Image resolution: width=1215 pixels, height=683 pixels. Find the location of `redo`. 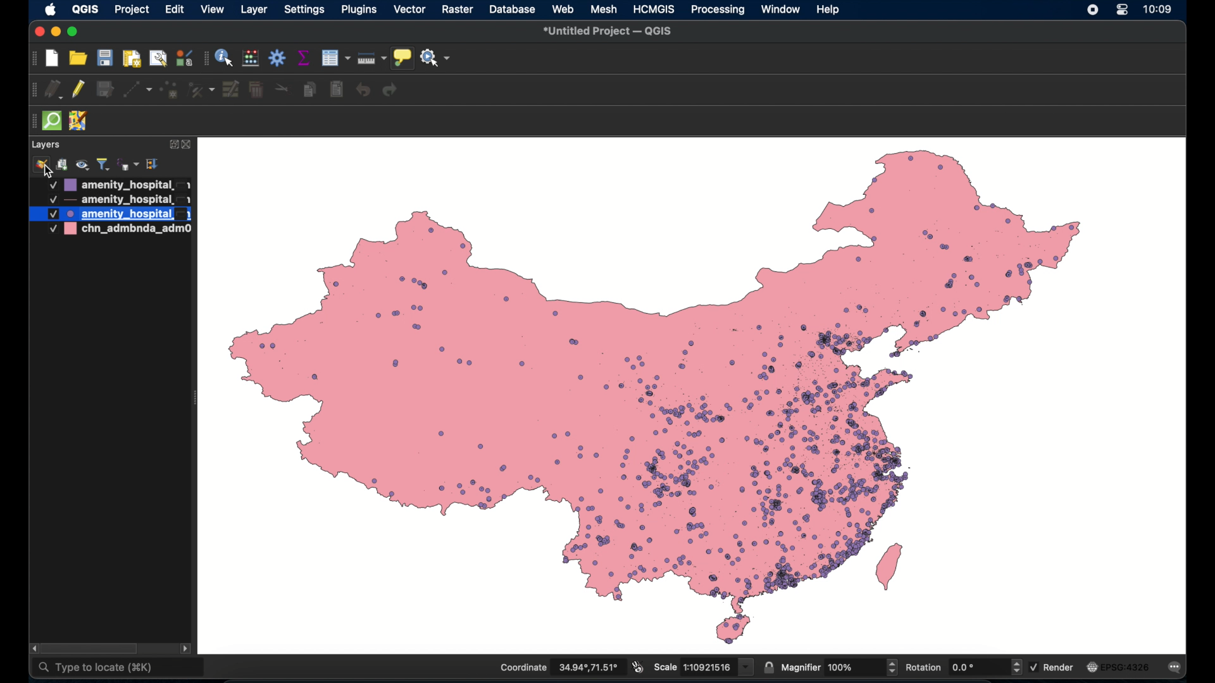

redo is located at coordinates (390, 92).